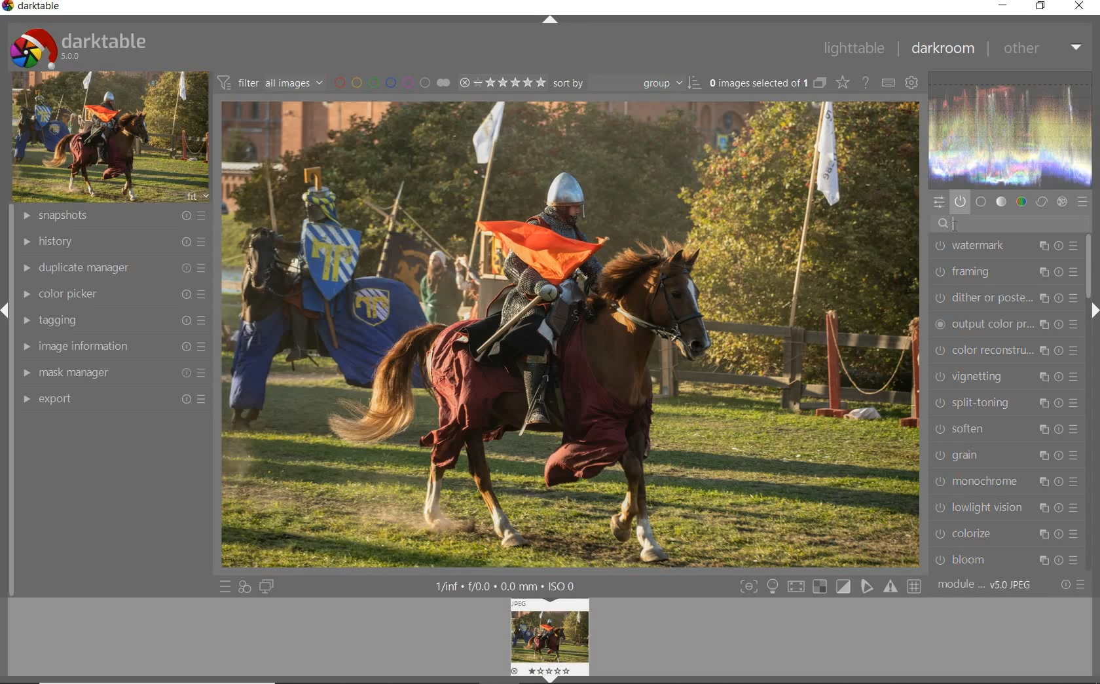  Describe the element at coordinates (112, 294) in the screenshot. I see `color picker` at that location.